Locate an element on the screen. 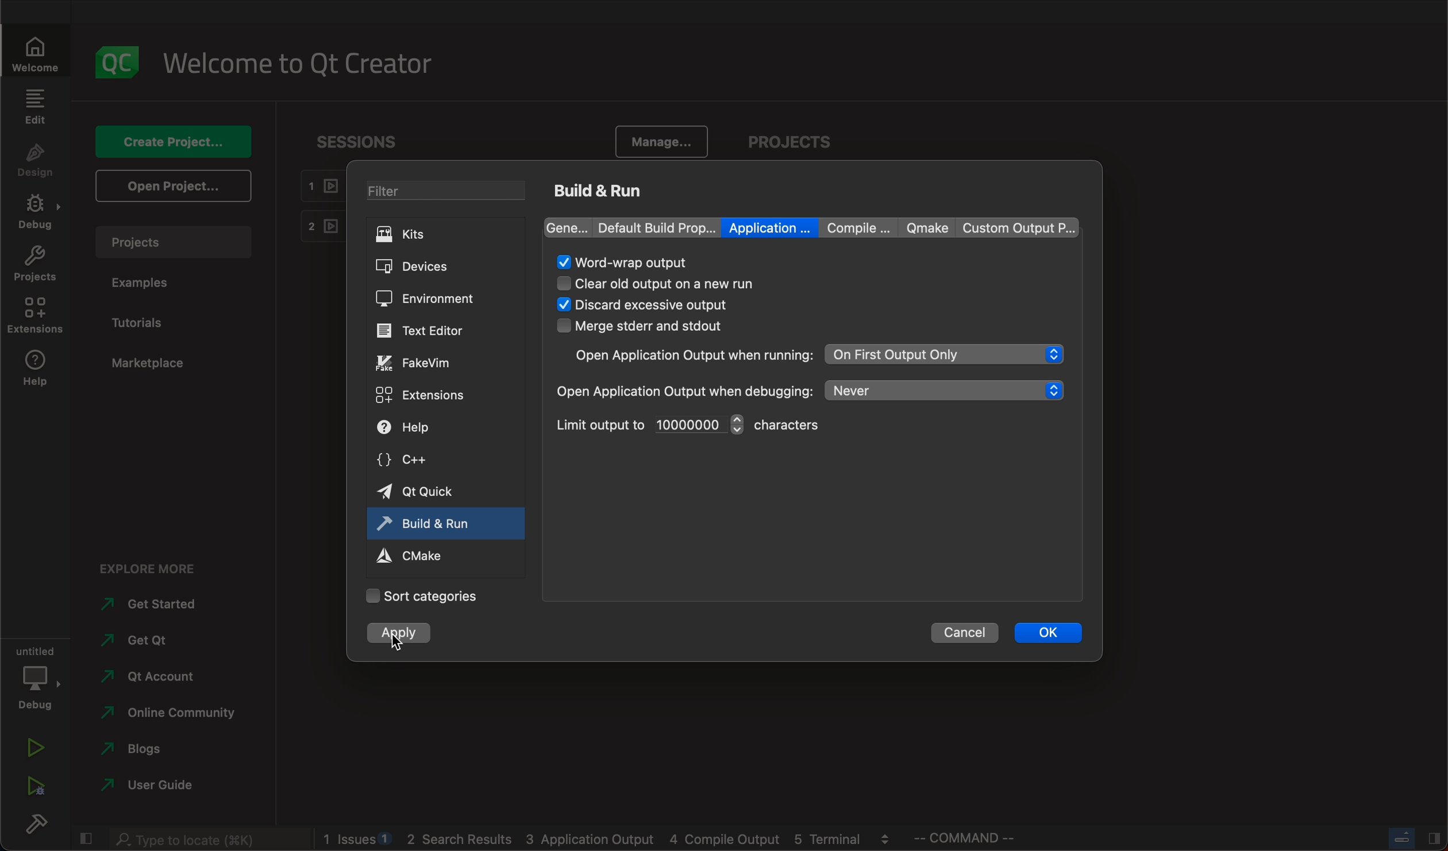 The height and width of the screenshot is (851, 1448). ok is located at coordinates (1047, 632).